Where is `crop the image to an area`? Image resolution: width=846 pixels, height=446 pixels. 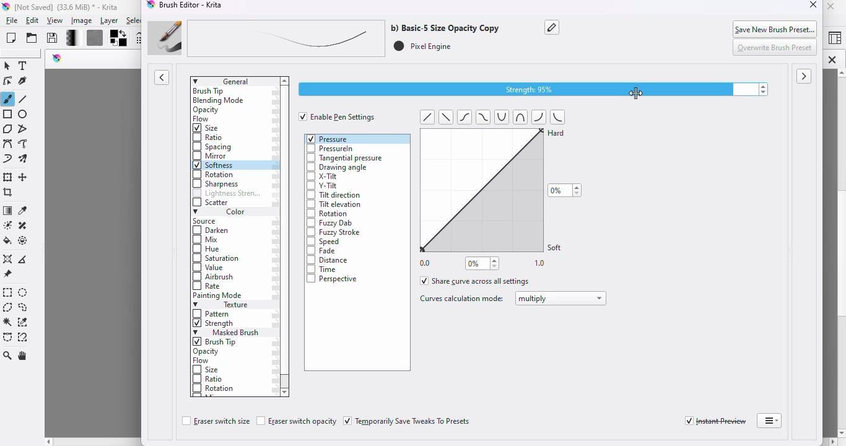 crop the image to an area is located at coordinates (7, 193).